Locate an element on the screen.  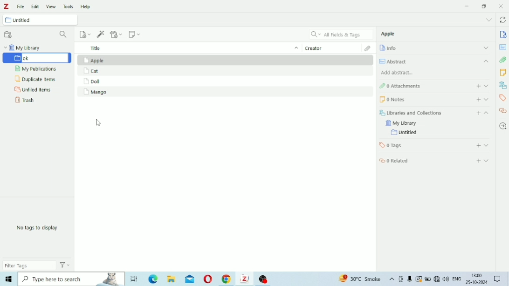
 is located at coordinates (423, 279).